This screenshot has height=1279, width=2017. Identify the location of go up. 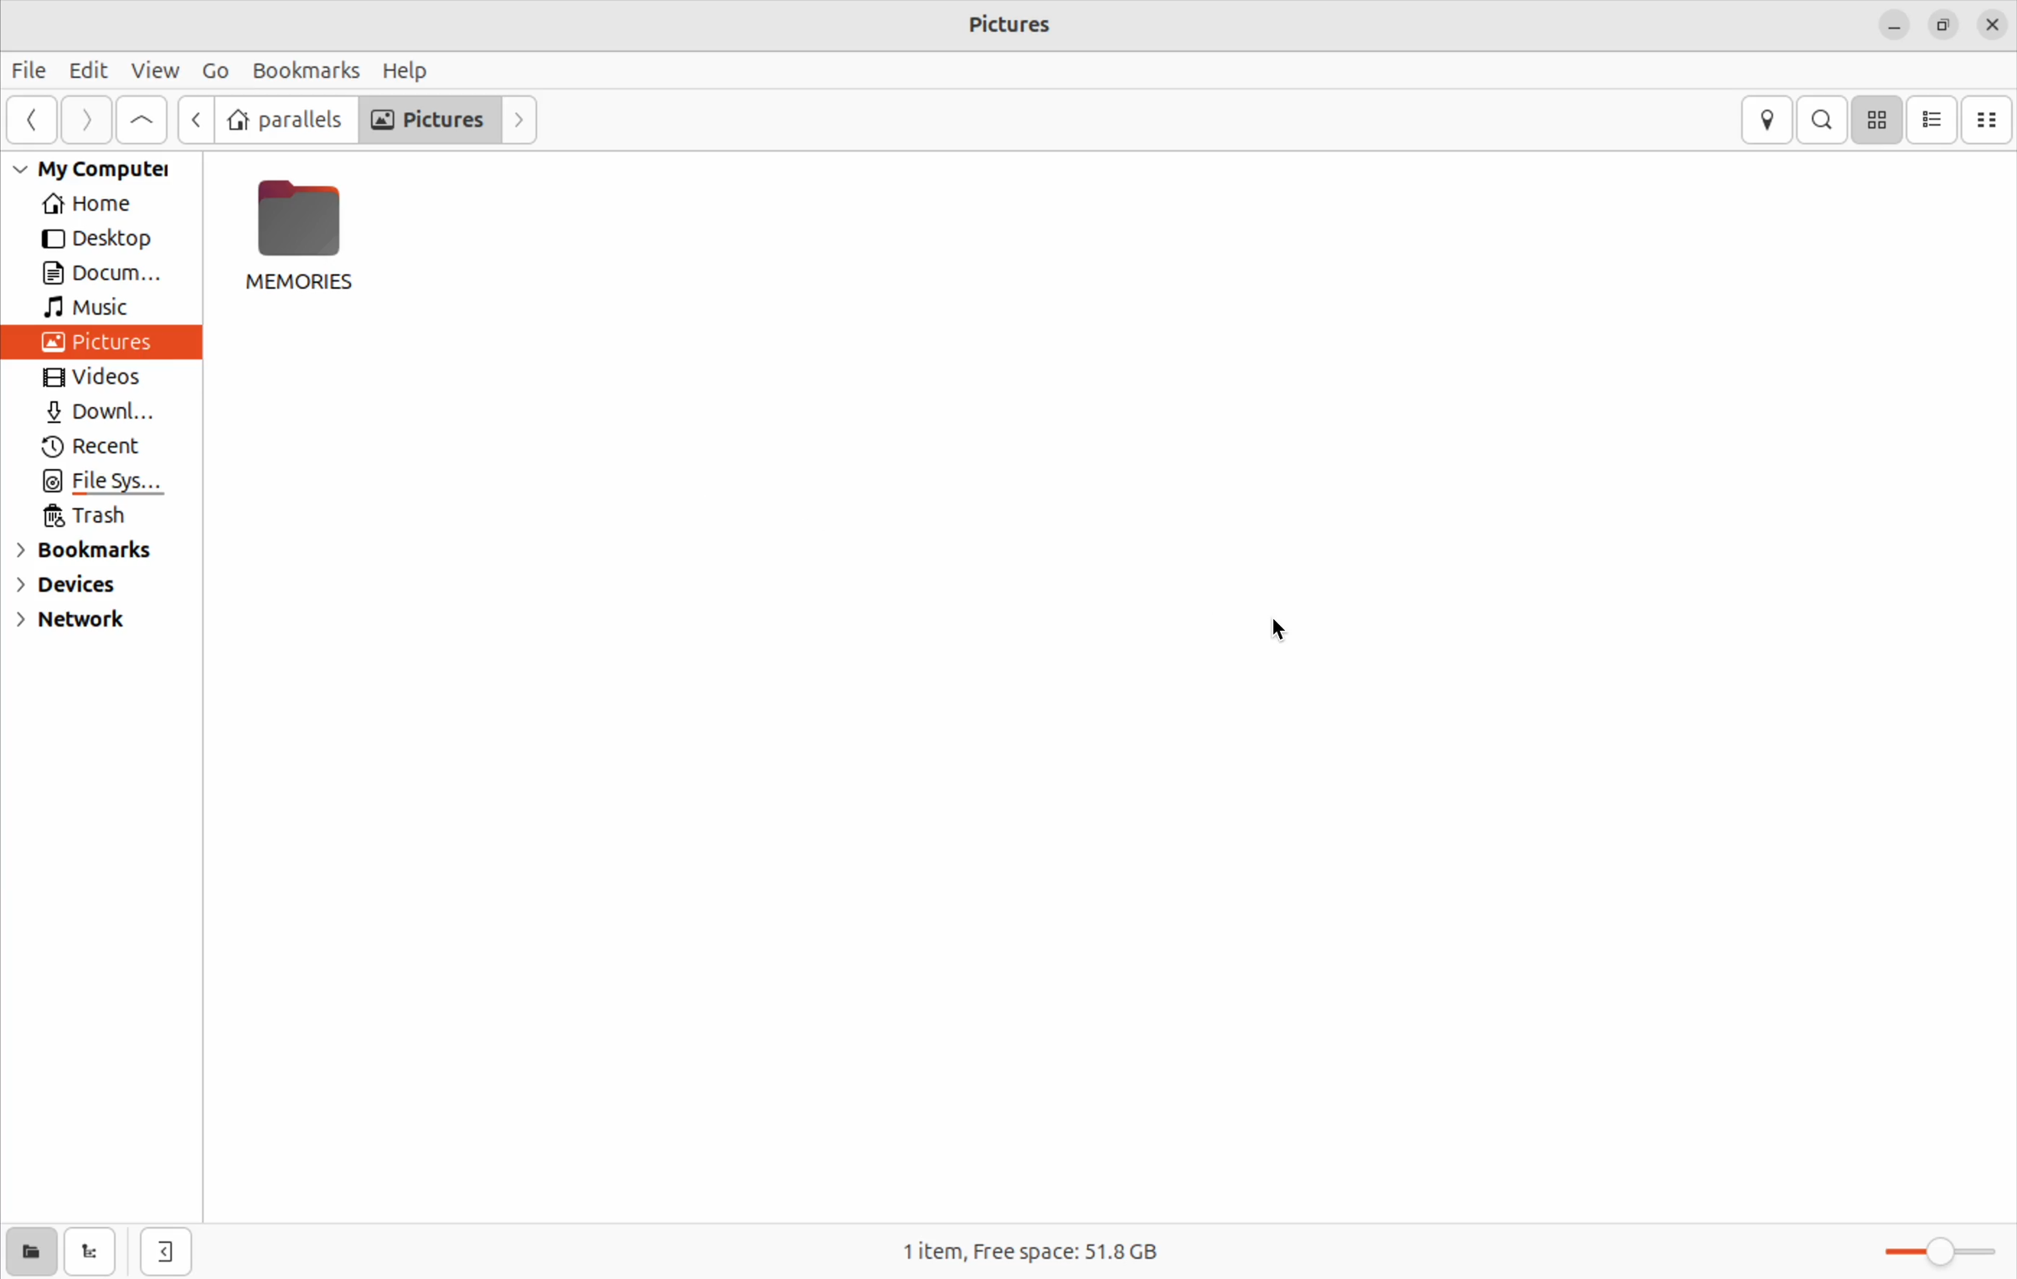
(144, 118).